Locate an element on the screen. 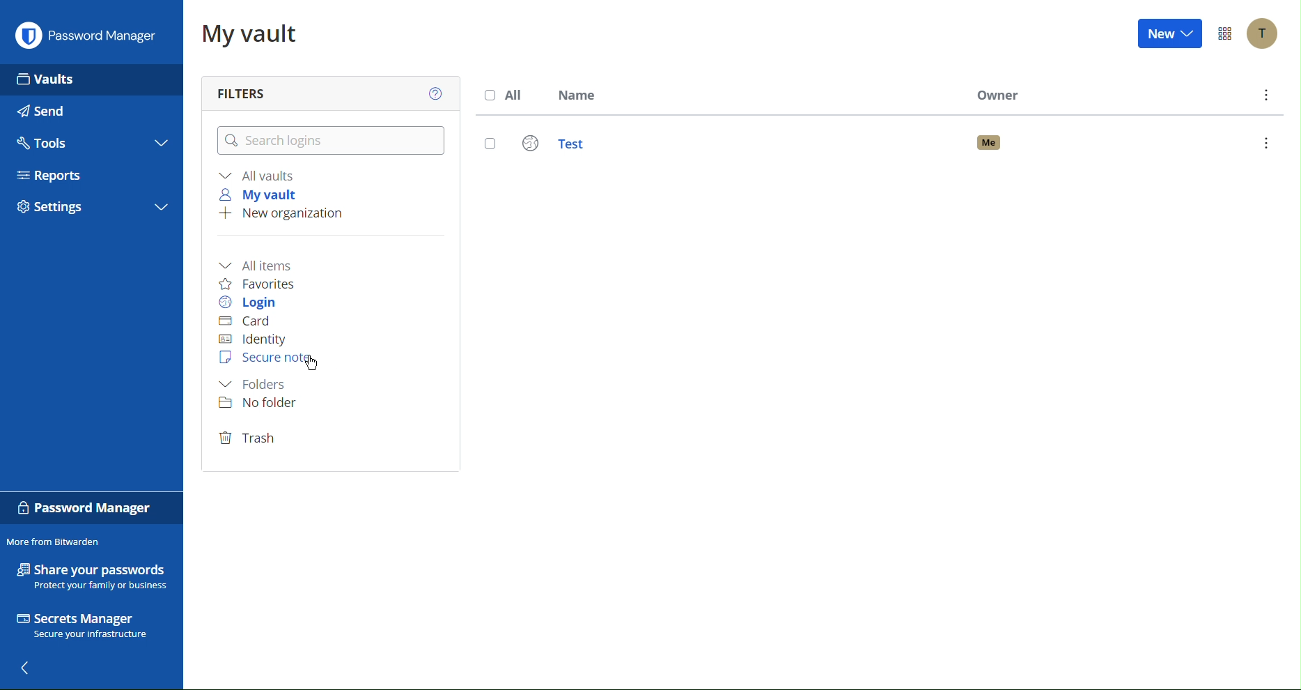 This screenshot has width=1301, height=690. My vault is located at coordinates (263, 196).